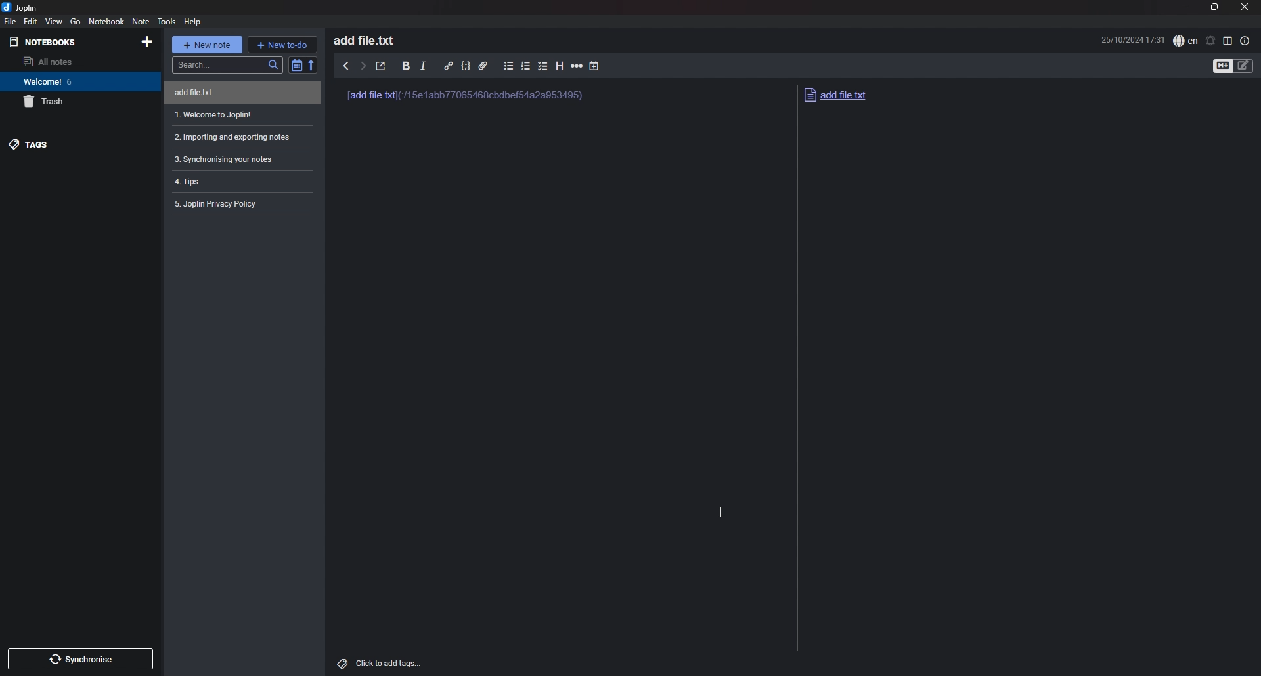 The height and width of the screenshot is (676, 1261). I want to click on edit, so click(32, 21).